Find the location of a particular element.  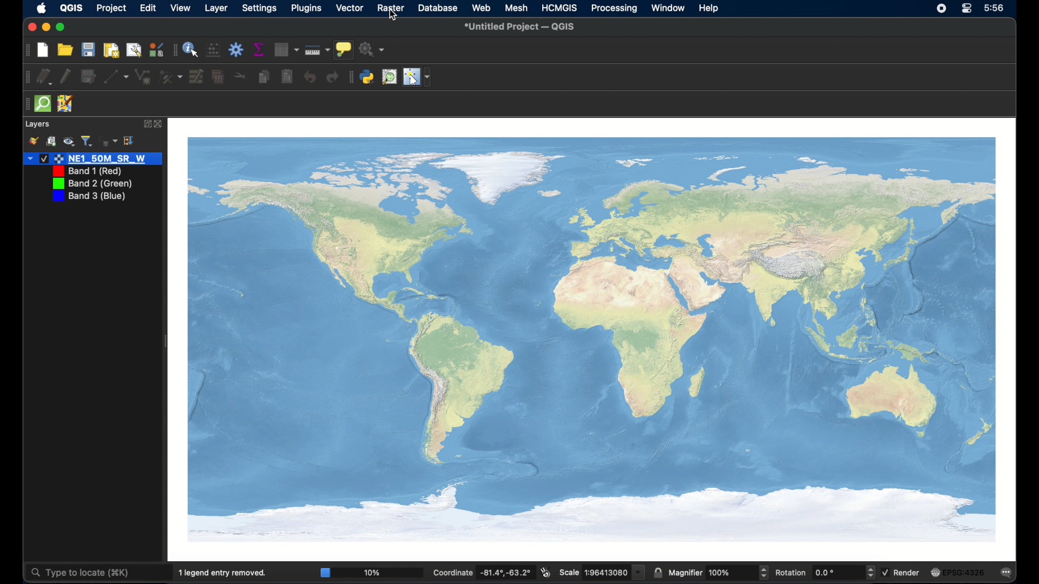

quick osm is located at coordinates (42, 104).